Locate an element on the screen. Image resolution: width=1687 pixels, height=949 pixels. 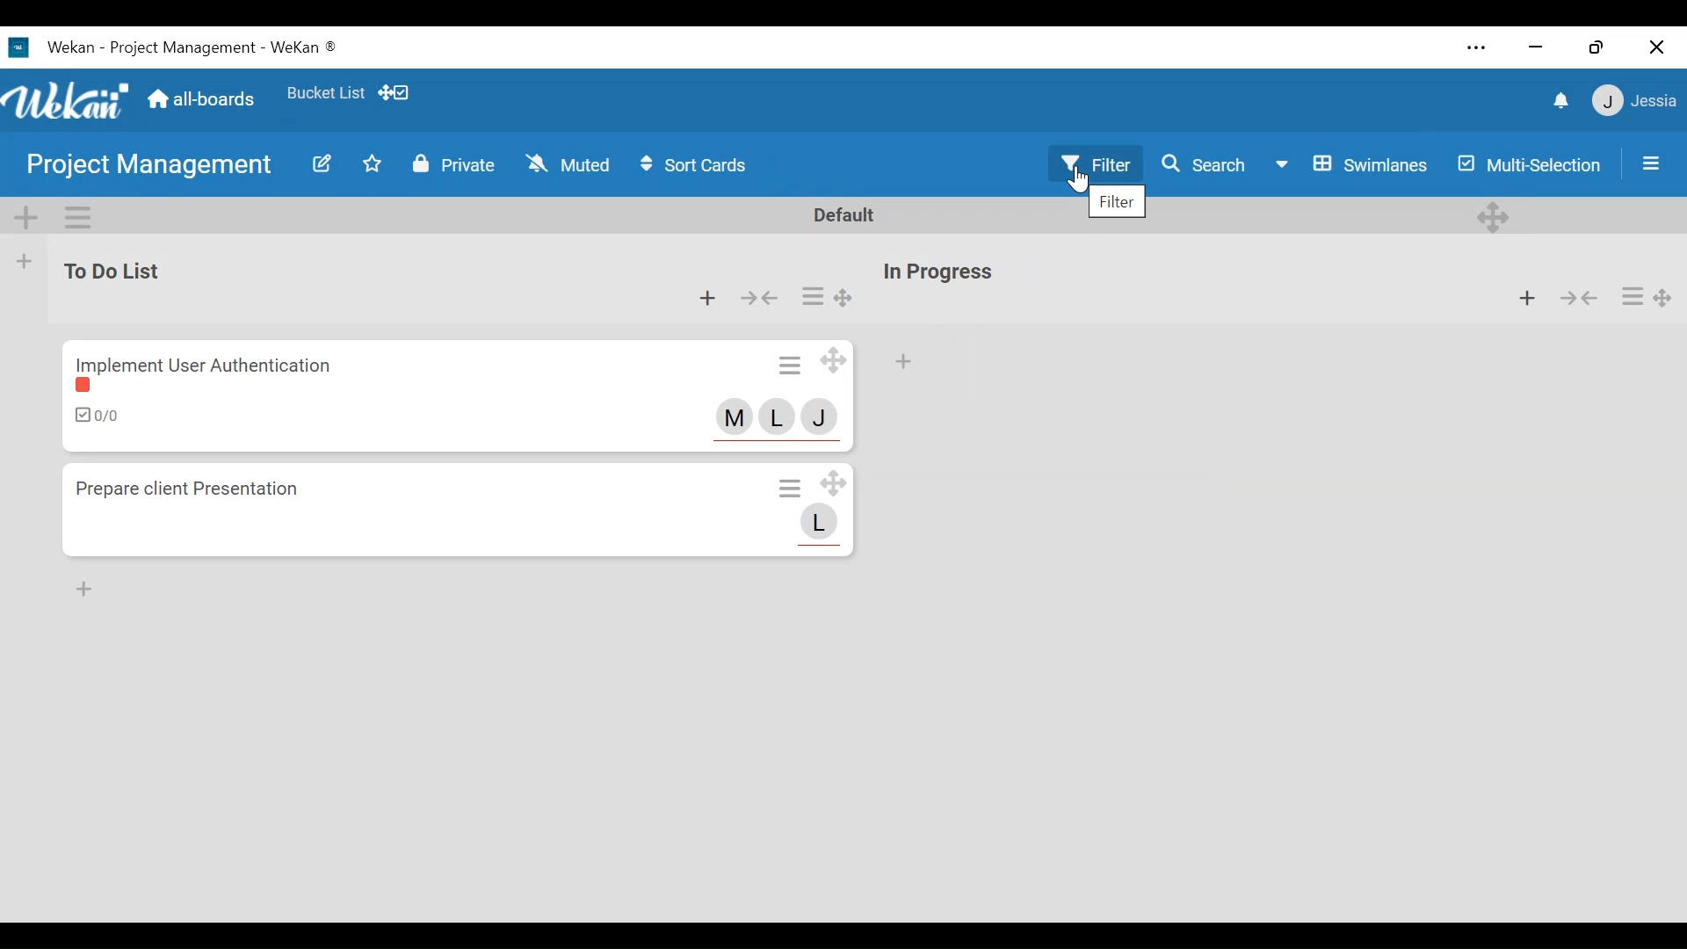
filter- popup is located at coordinates (1116, 203).